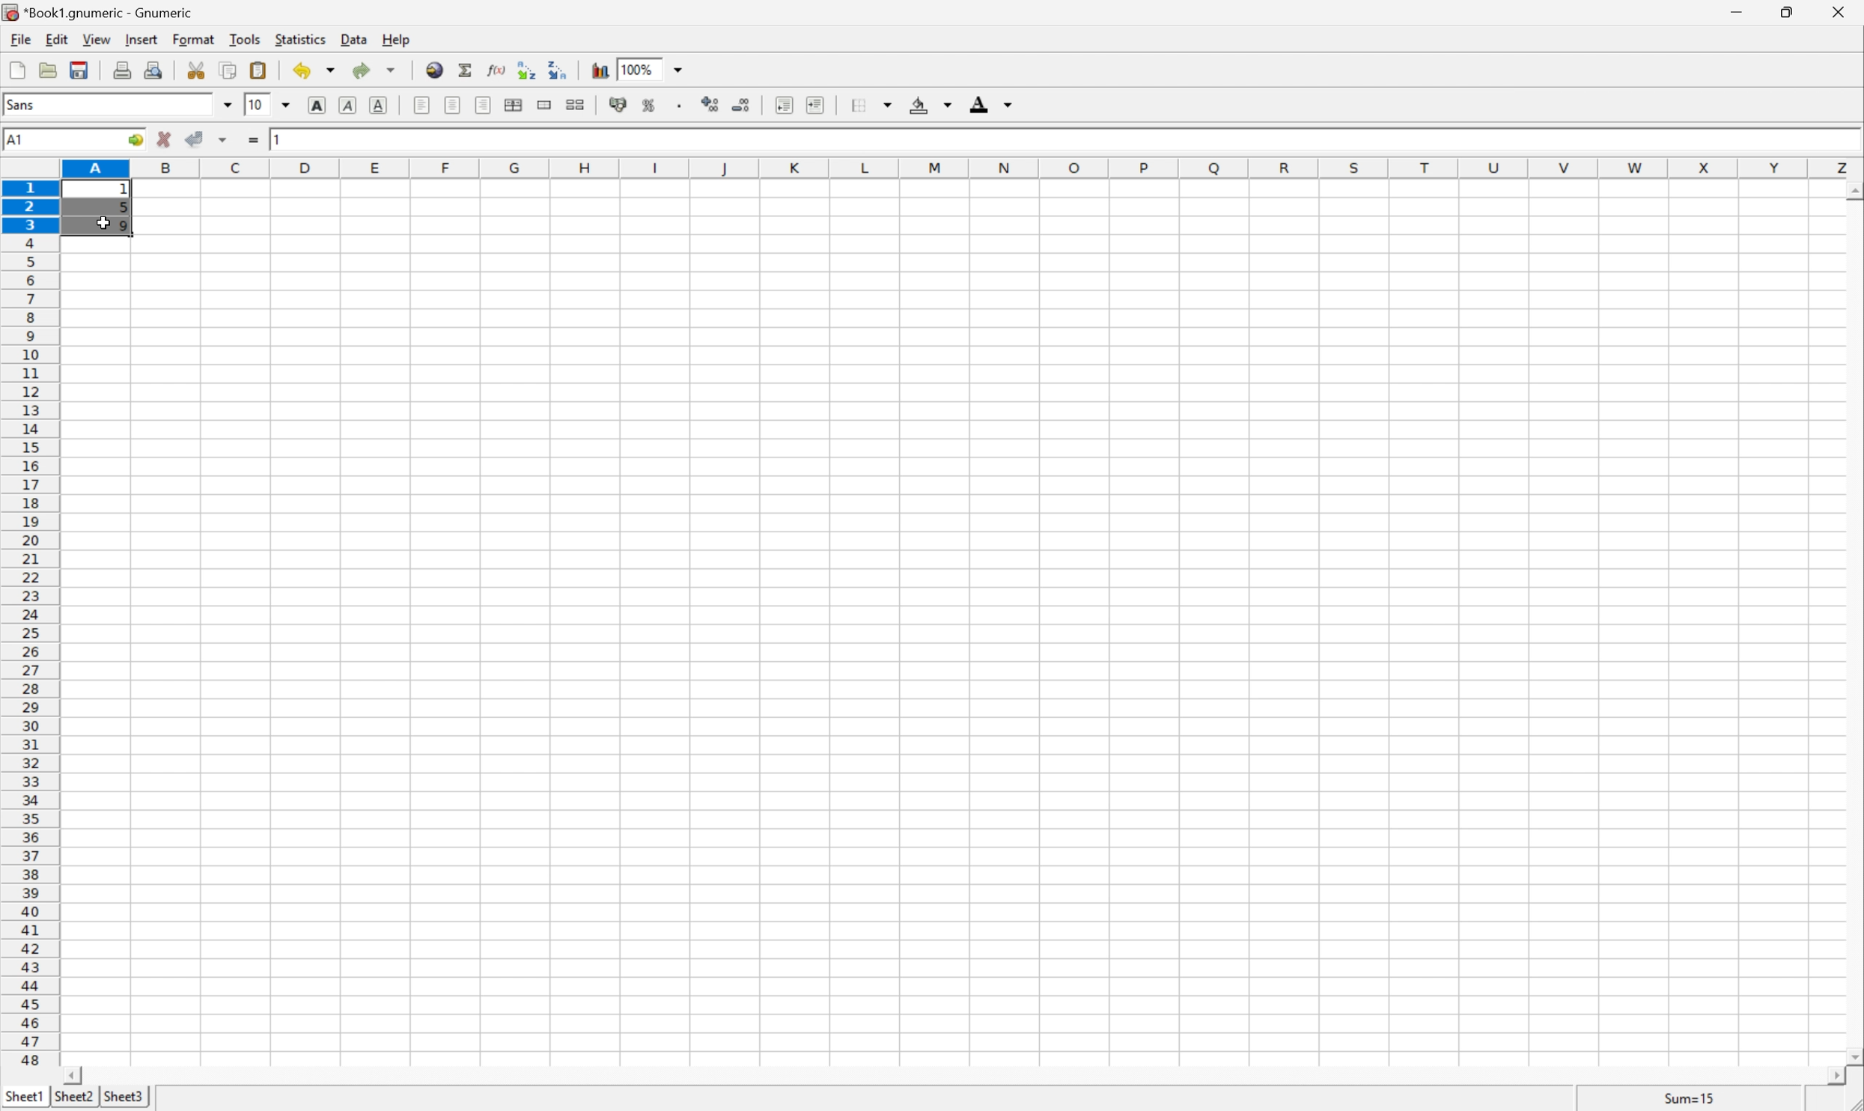 This screenshot has width=1864, height=1111. What do you see at coordinates (196, 69) in the screenshot?
I see `cut` at bounding box center [196, 69].